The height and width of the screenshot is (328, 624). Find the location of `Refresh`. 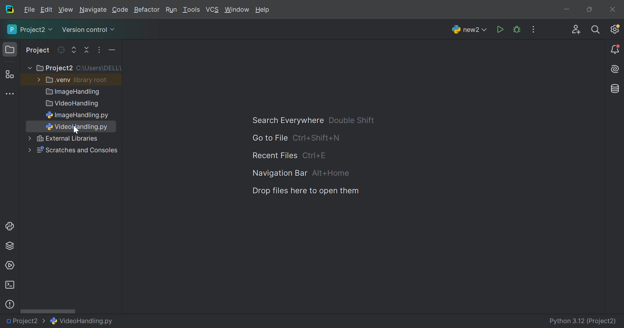

Refresh is located at coordinates (60, 50).